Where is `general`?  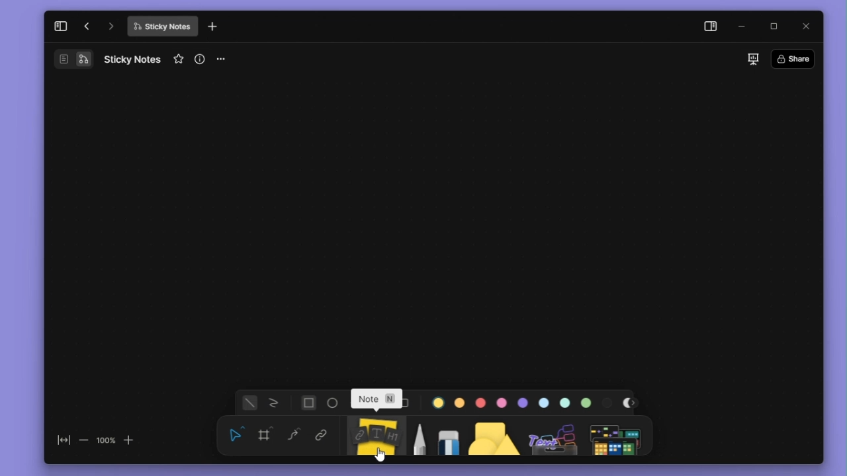
general is located at coordinates (252, 403).